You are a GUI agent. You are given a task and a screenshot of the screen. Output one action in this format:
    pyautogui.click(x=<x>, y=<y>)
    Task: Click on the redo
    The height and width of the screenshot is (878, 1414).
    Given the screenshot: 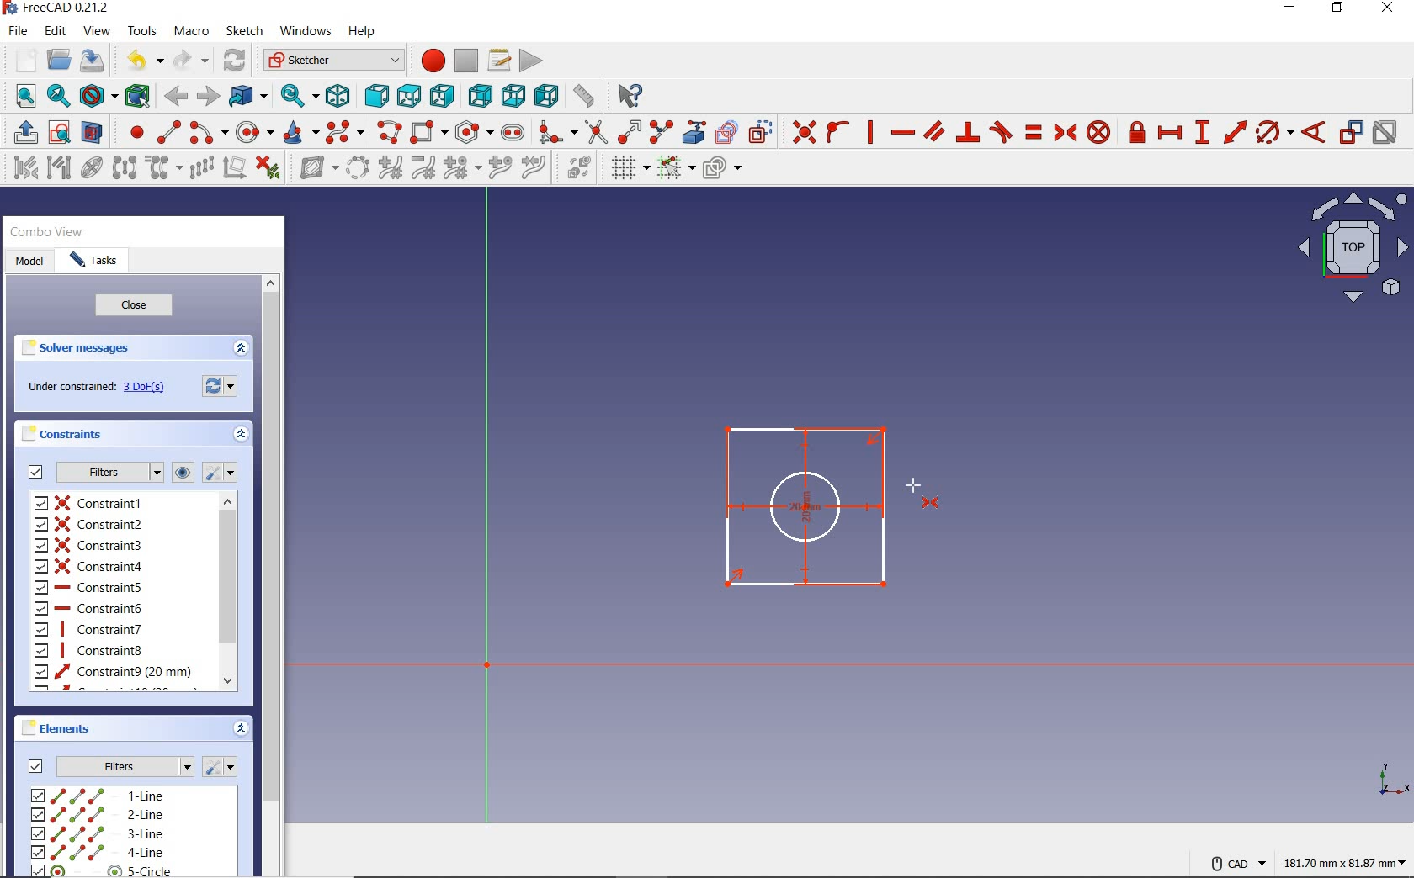 What is the action you would take?
    pyautogui.click(x=191, y=60)
    